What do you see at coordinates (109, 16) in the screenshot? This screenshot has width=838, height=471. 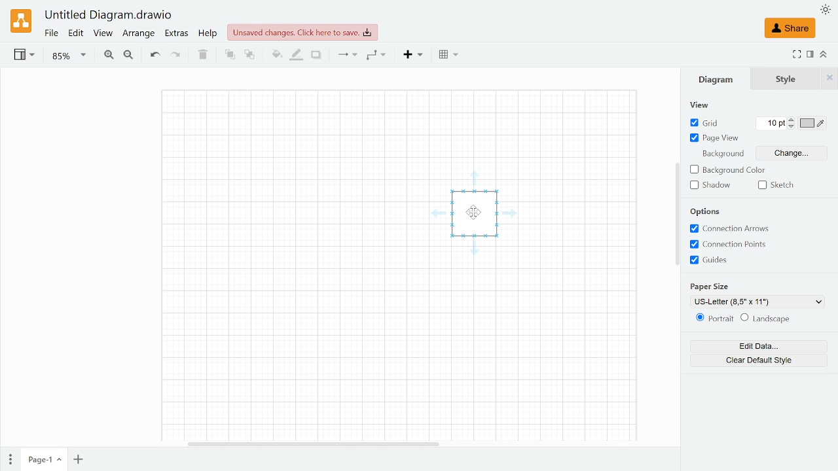 I see `Untitled Diagram.drawio` at bounding box center [109, 16].